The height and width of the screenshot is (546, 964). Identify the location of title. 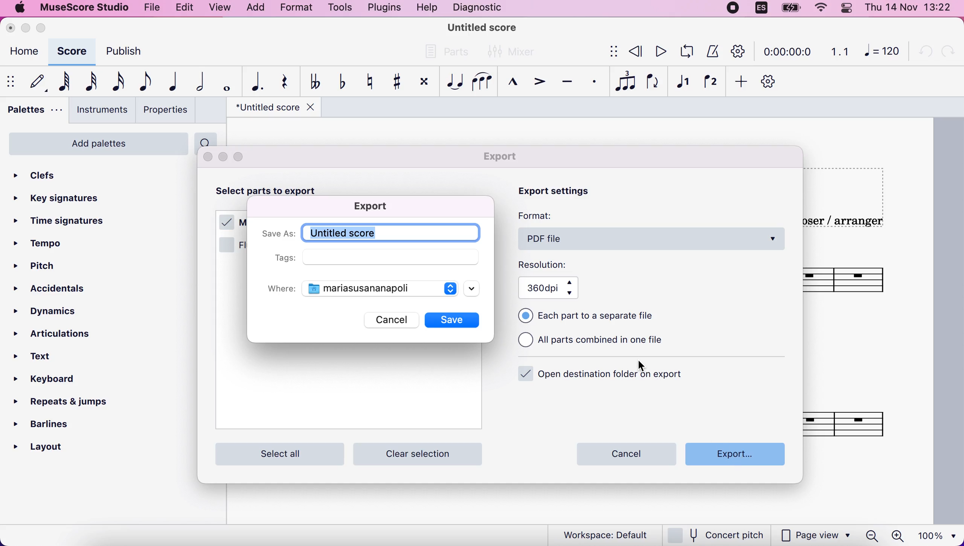
(274, 109).